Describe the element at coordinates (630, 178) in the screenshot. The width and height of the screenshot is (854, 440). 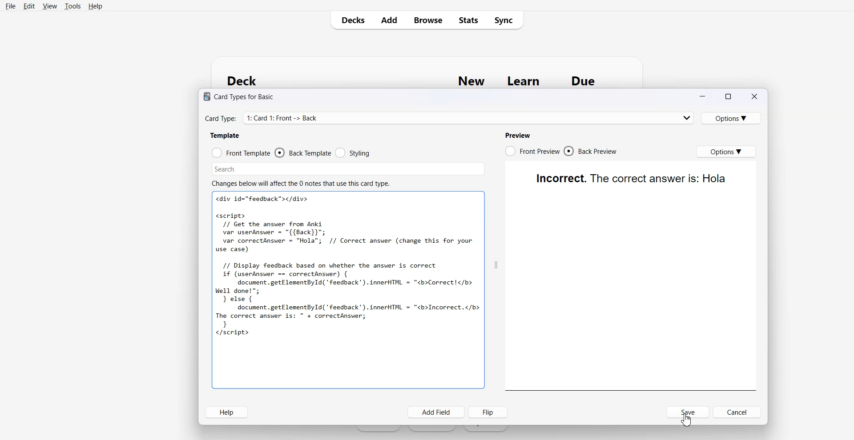
I see `Incorrect. The correct answer is: Hola` at that location.